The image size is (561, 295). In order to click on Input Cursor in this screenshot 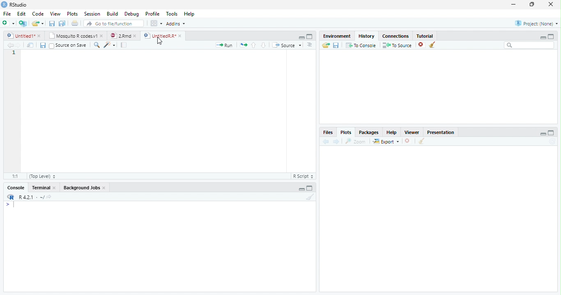, I will do `click(17, 203)`.